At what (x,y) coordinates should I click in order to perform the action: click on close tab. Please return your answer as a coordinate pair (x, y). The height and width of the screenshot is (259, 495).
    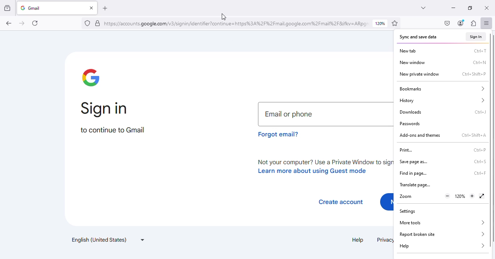
    Looking at the image, I should click on (92, 8).